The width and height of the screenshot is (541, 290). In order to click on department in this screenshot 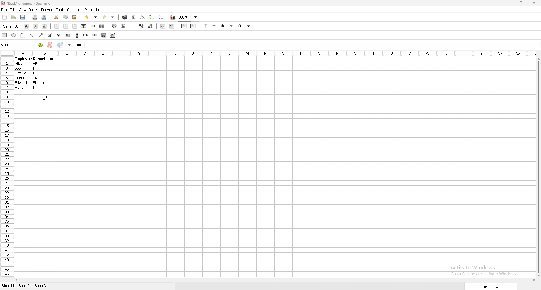, I will do `click(44, 59)`.